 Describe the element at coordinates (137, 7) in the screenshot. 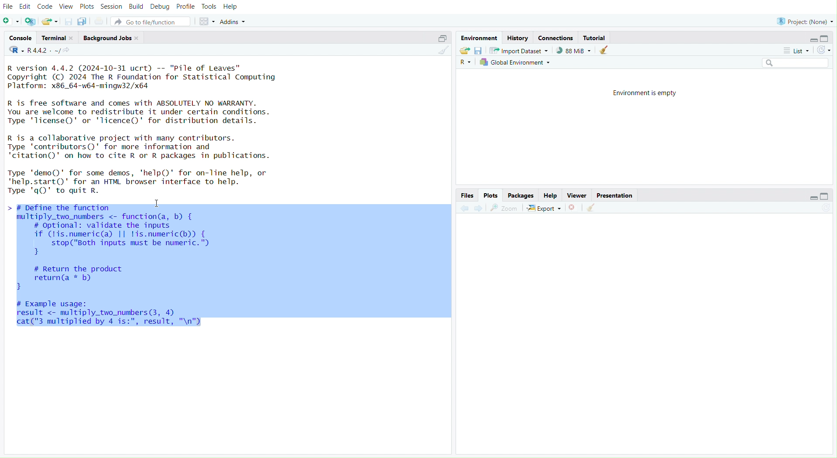

I see `Build` at that location.